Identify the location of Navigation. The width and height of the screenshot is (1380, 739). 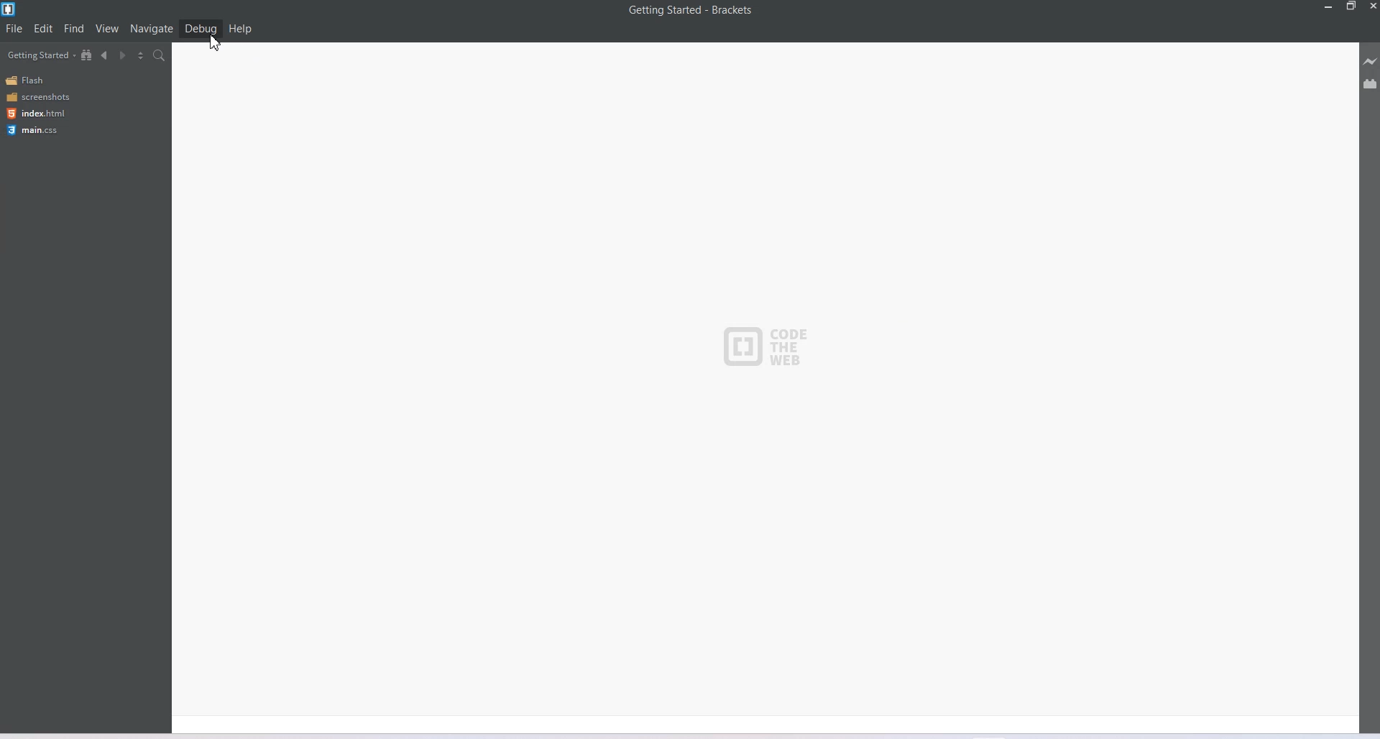
(152, 28).